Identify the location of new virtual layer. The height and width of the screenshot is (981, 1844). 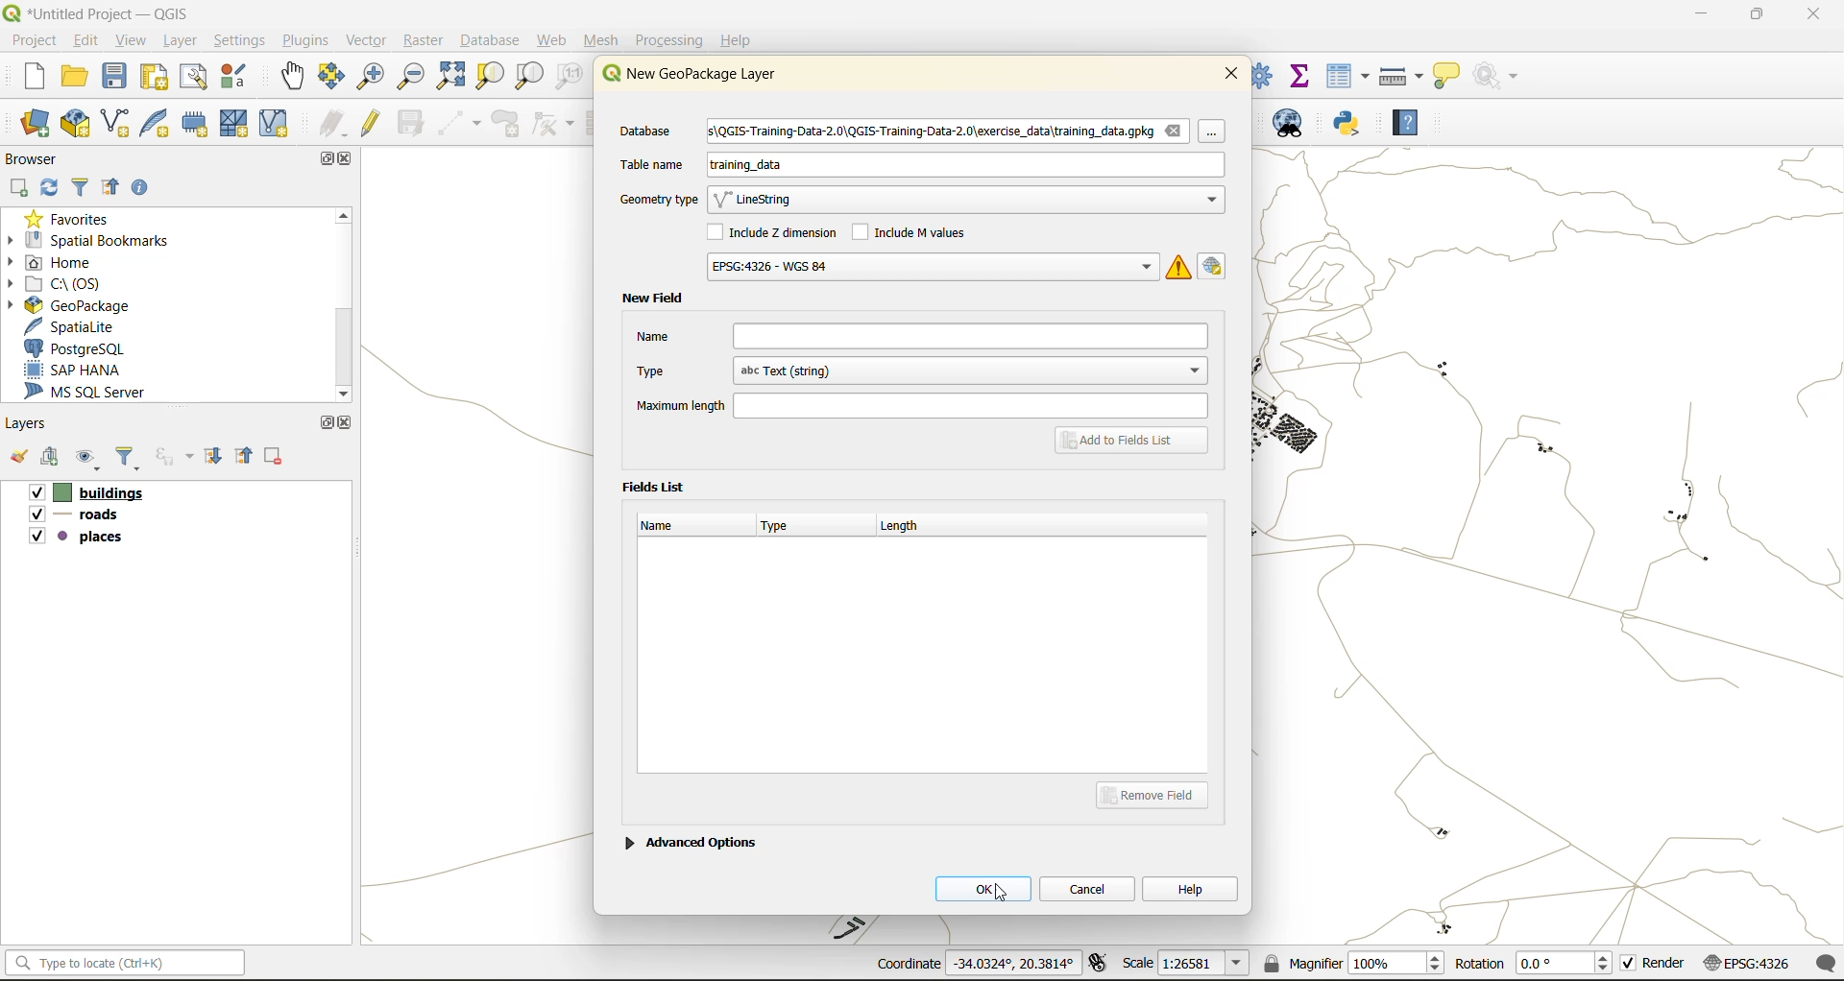
(274, 124).